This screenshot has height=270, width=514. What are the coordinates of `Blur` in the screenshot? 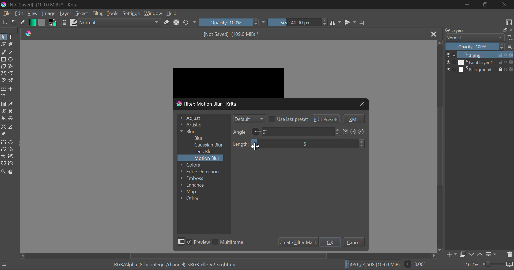 It's located at (199, 137).